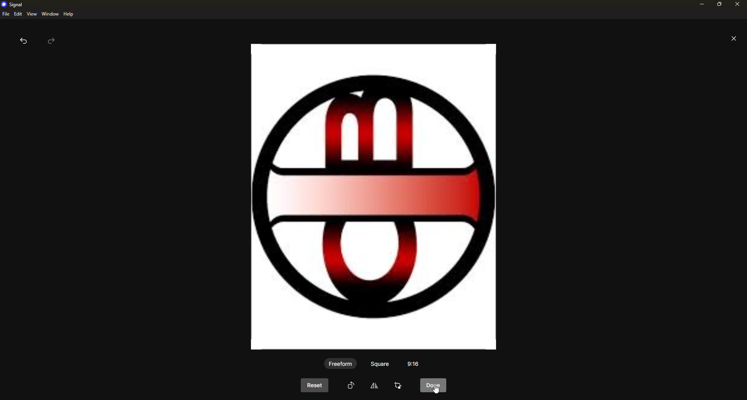  What do you see at coordinates (737, 5) in the screenshot?
I see `close` at bounding box center [737, 5].